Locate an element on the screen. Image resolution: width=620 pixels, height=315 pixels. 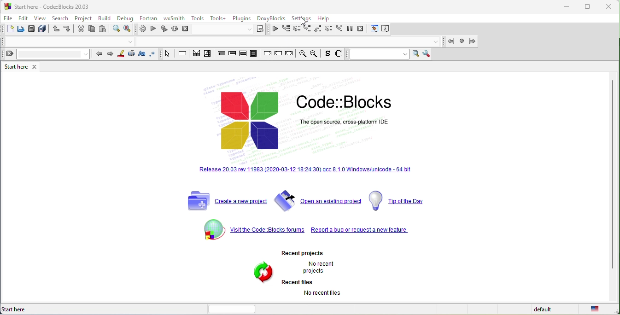
source is located at coordinates (327, 54).